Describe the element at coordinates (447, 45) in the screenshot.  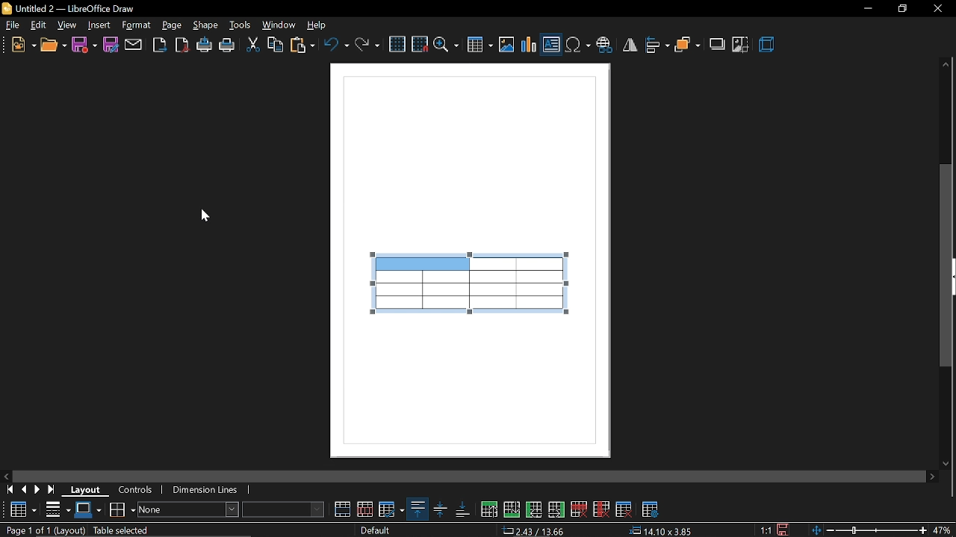
I see `zoom` at that location.